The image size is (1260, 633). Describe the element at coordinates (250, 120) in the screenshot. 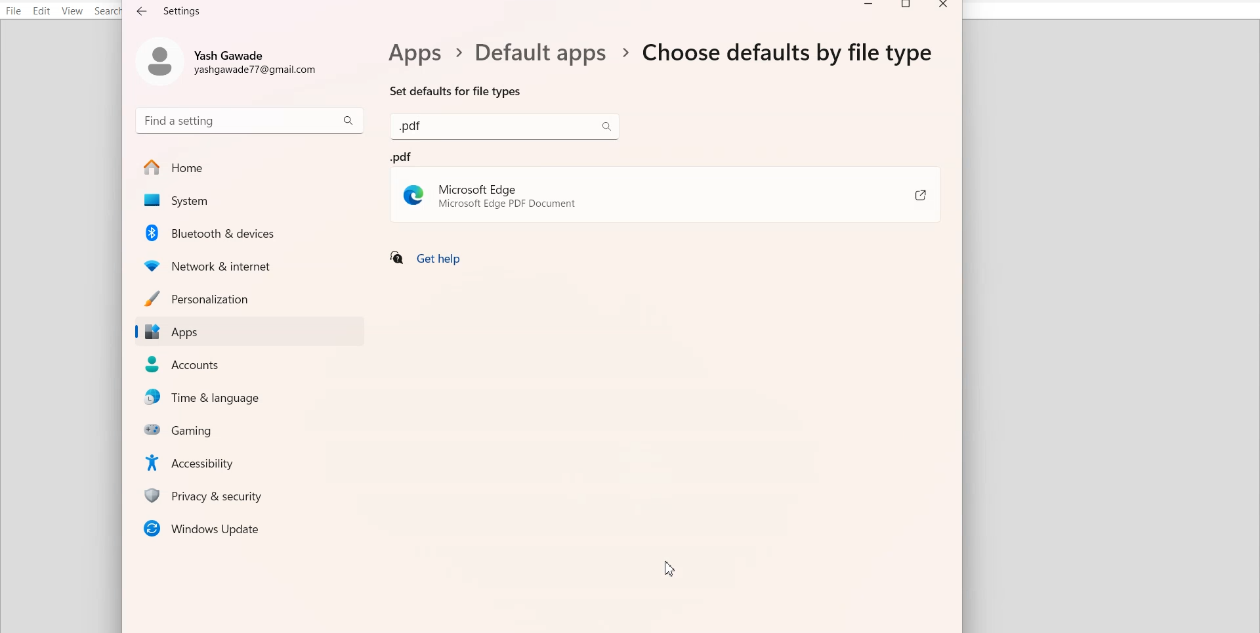

I see `Search bar` at that location.